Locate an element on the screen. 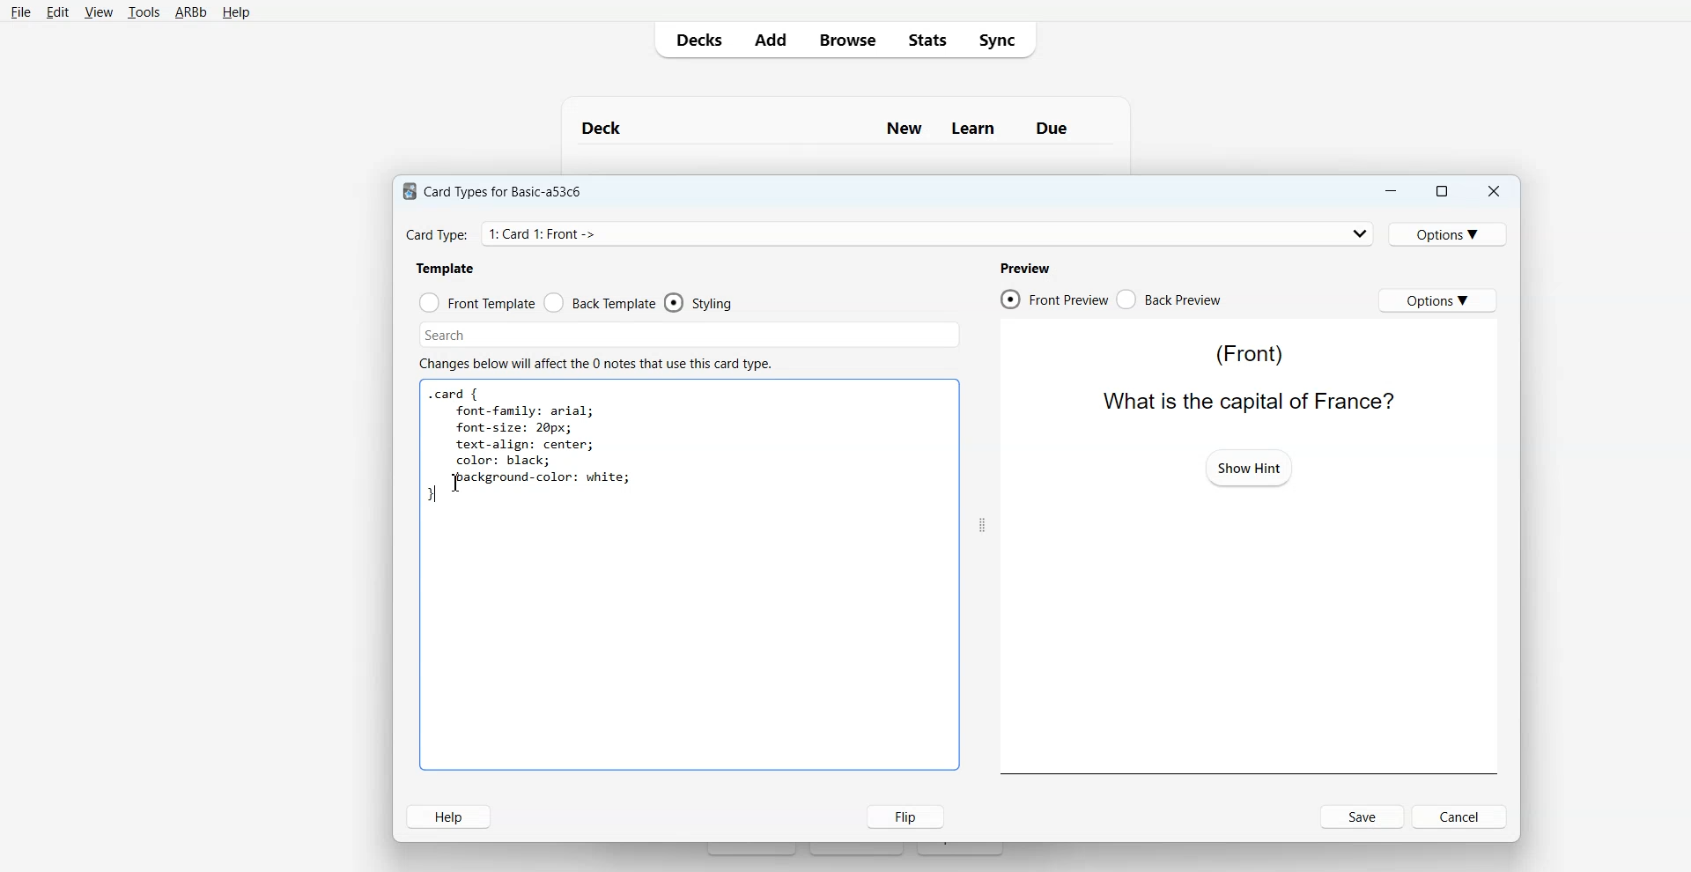 Image resolution: width=1691 pixels, height=872 pixels. Add is located at coordinates (770, 40).